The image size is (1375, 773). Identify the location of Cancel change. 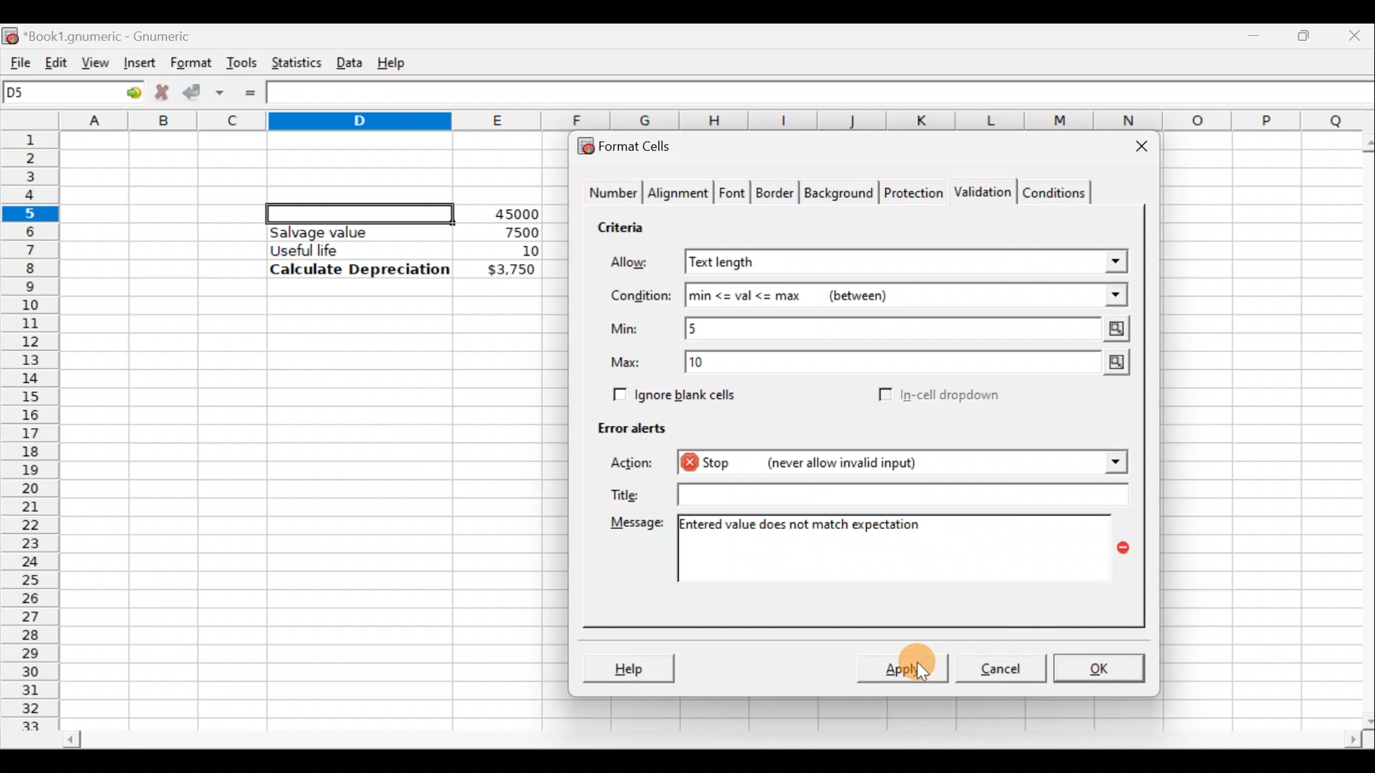
(160, 90).